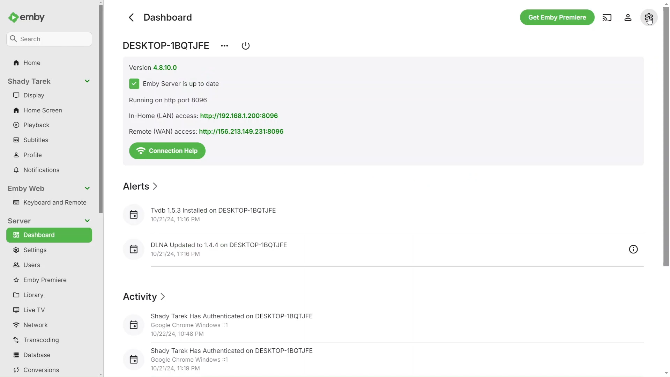  Describe the element at coordinates (36, 371) in the screenshot. I see `¢) Conversions` at that location.